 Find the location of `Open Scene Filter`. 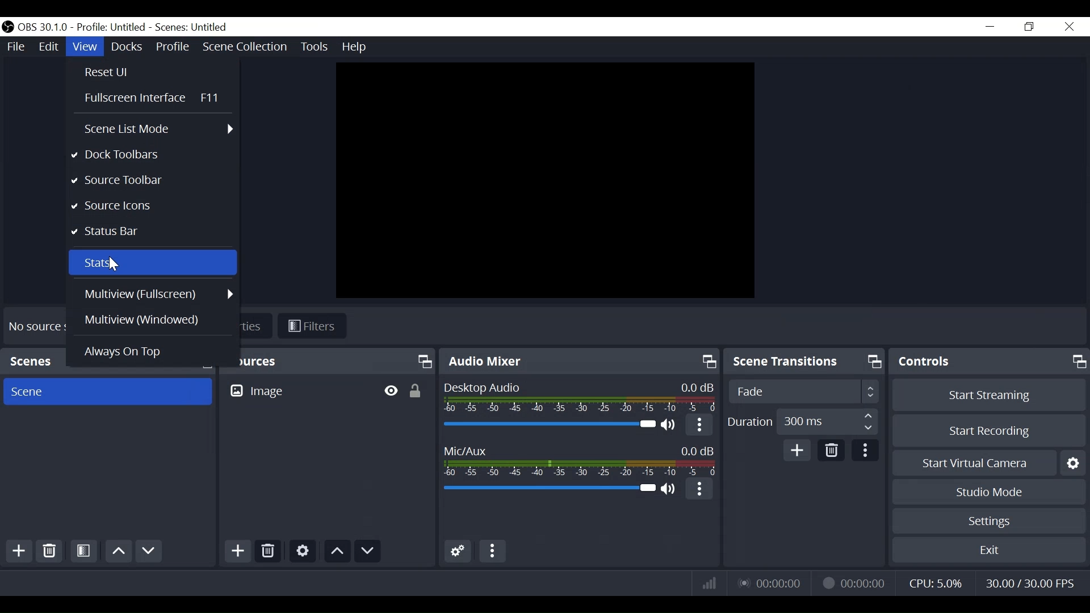

Open Scene Filter is located at coordinates (83, 552).